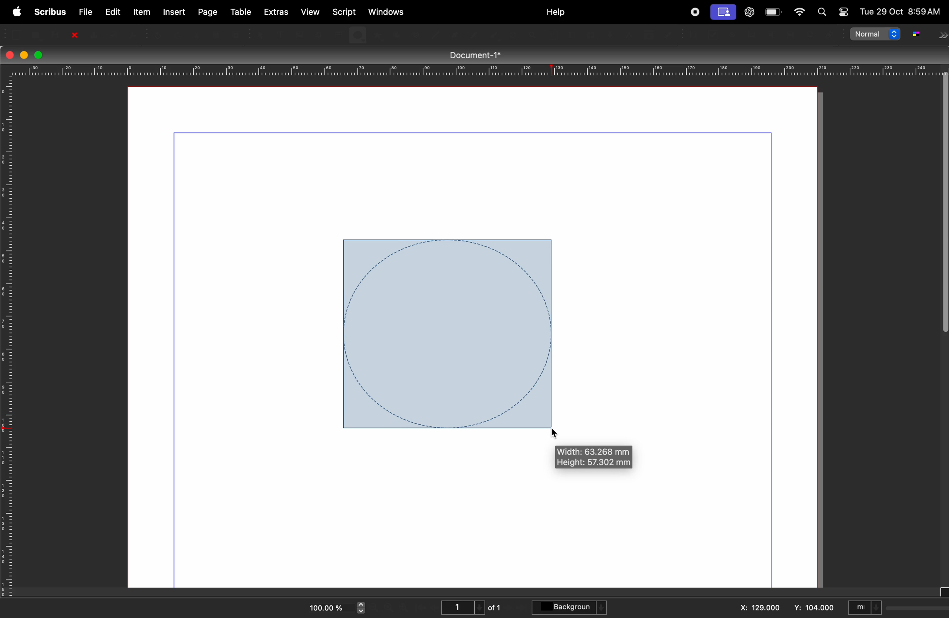 This screenshot has height=618, width=949. I want to click on extras, so click(277, 12).